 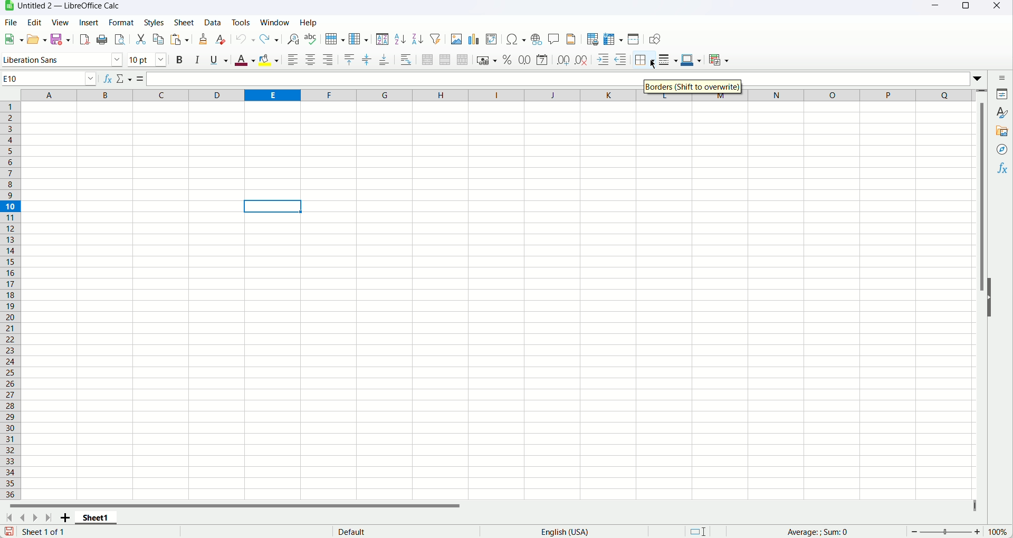 I want to click on Close, so click(x=998, y=8).